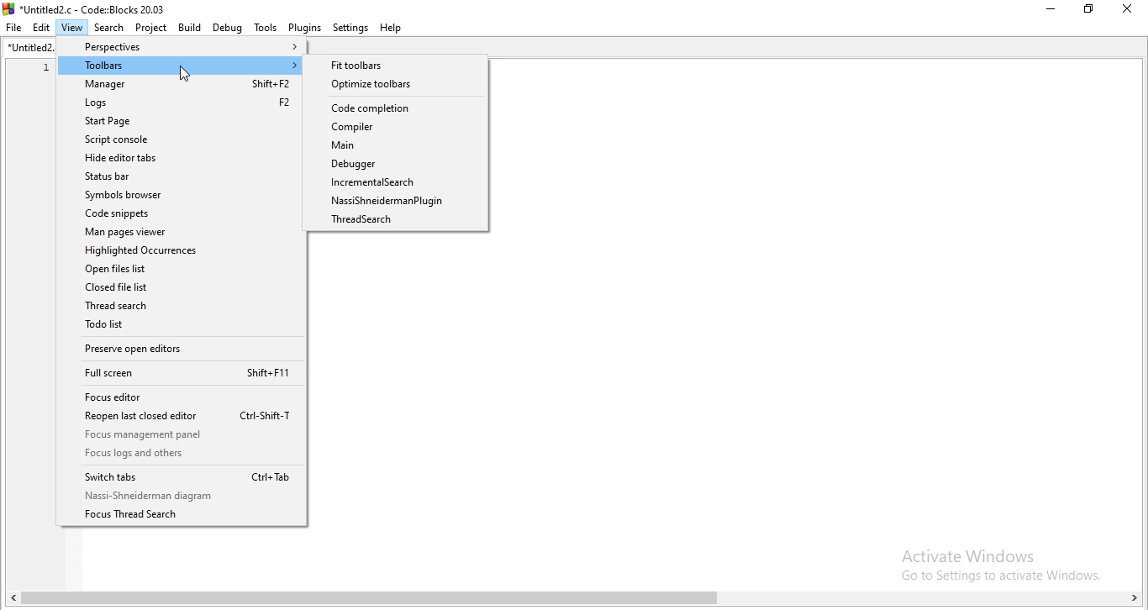 This screenshot has width=1148, height=610. What do you see at coordinates (176, 66) in the screenshot?
I see `Toolbars` at bounding box center [176, 66].